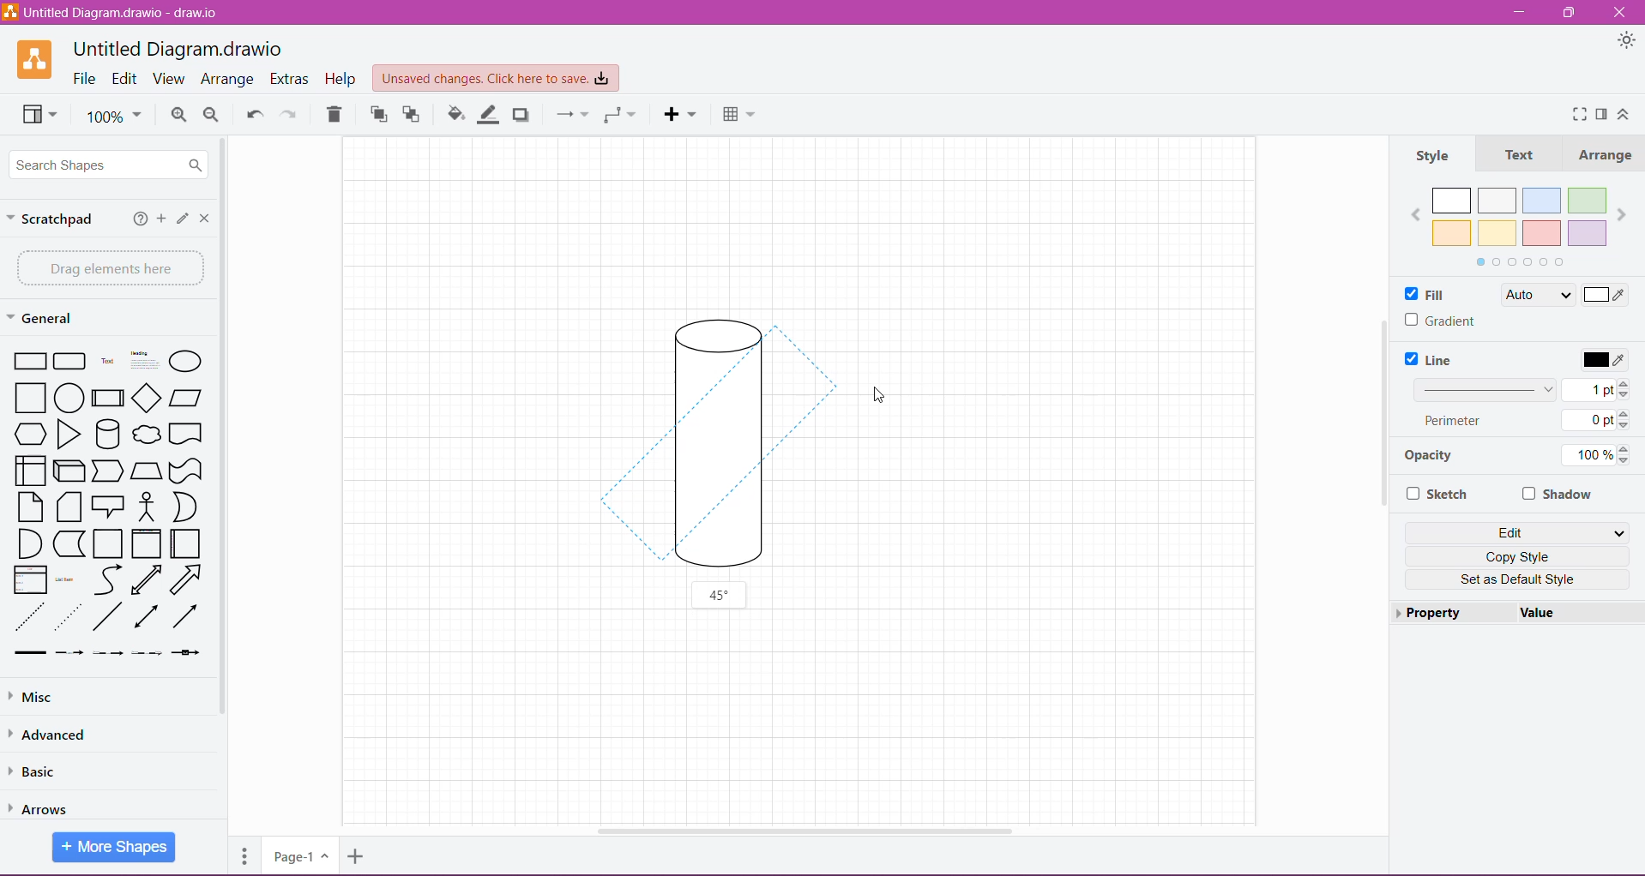 The height and width of the screenshot is (876, 1645). What do you see at coordinates (228, 439) in the screenshot?
I see `Vertical Scroll Bar` at bounding box center [228, 439].